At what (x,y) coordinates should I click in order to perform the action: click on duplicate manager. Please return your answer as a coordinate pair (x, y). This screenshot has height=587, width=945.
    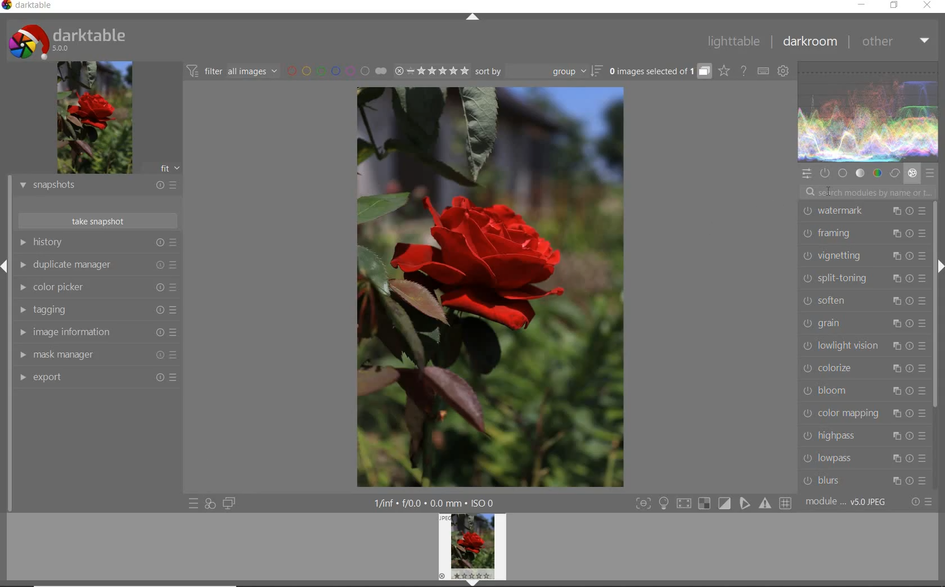
    Looking at the image, I should click on (97, 265).